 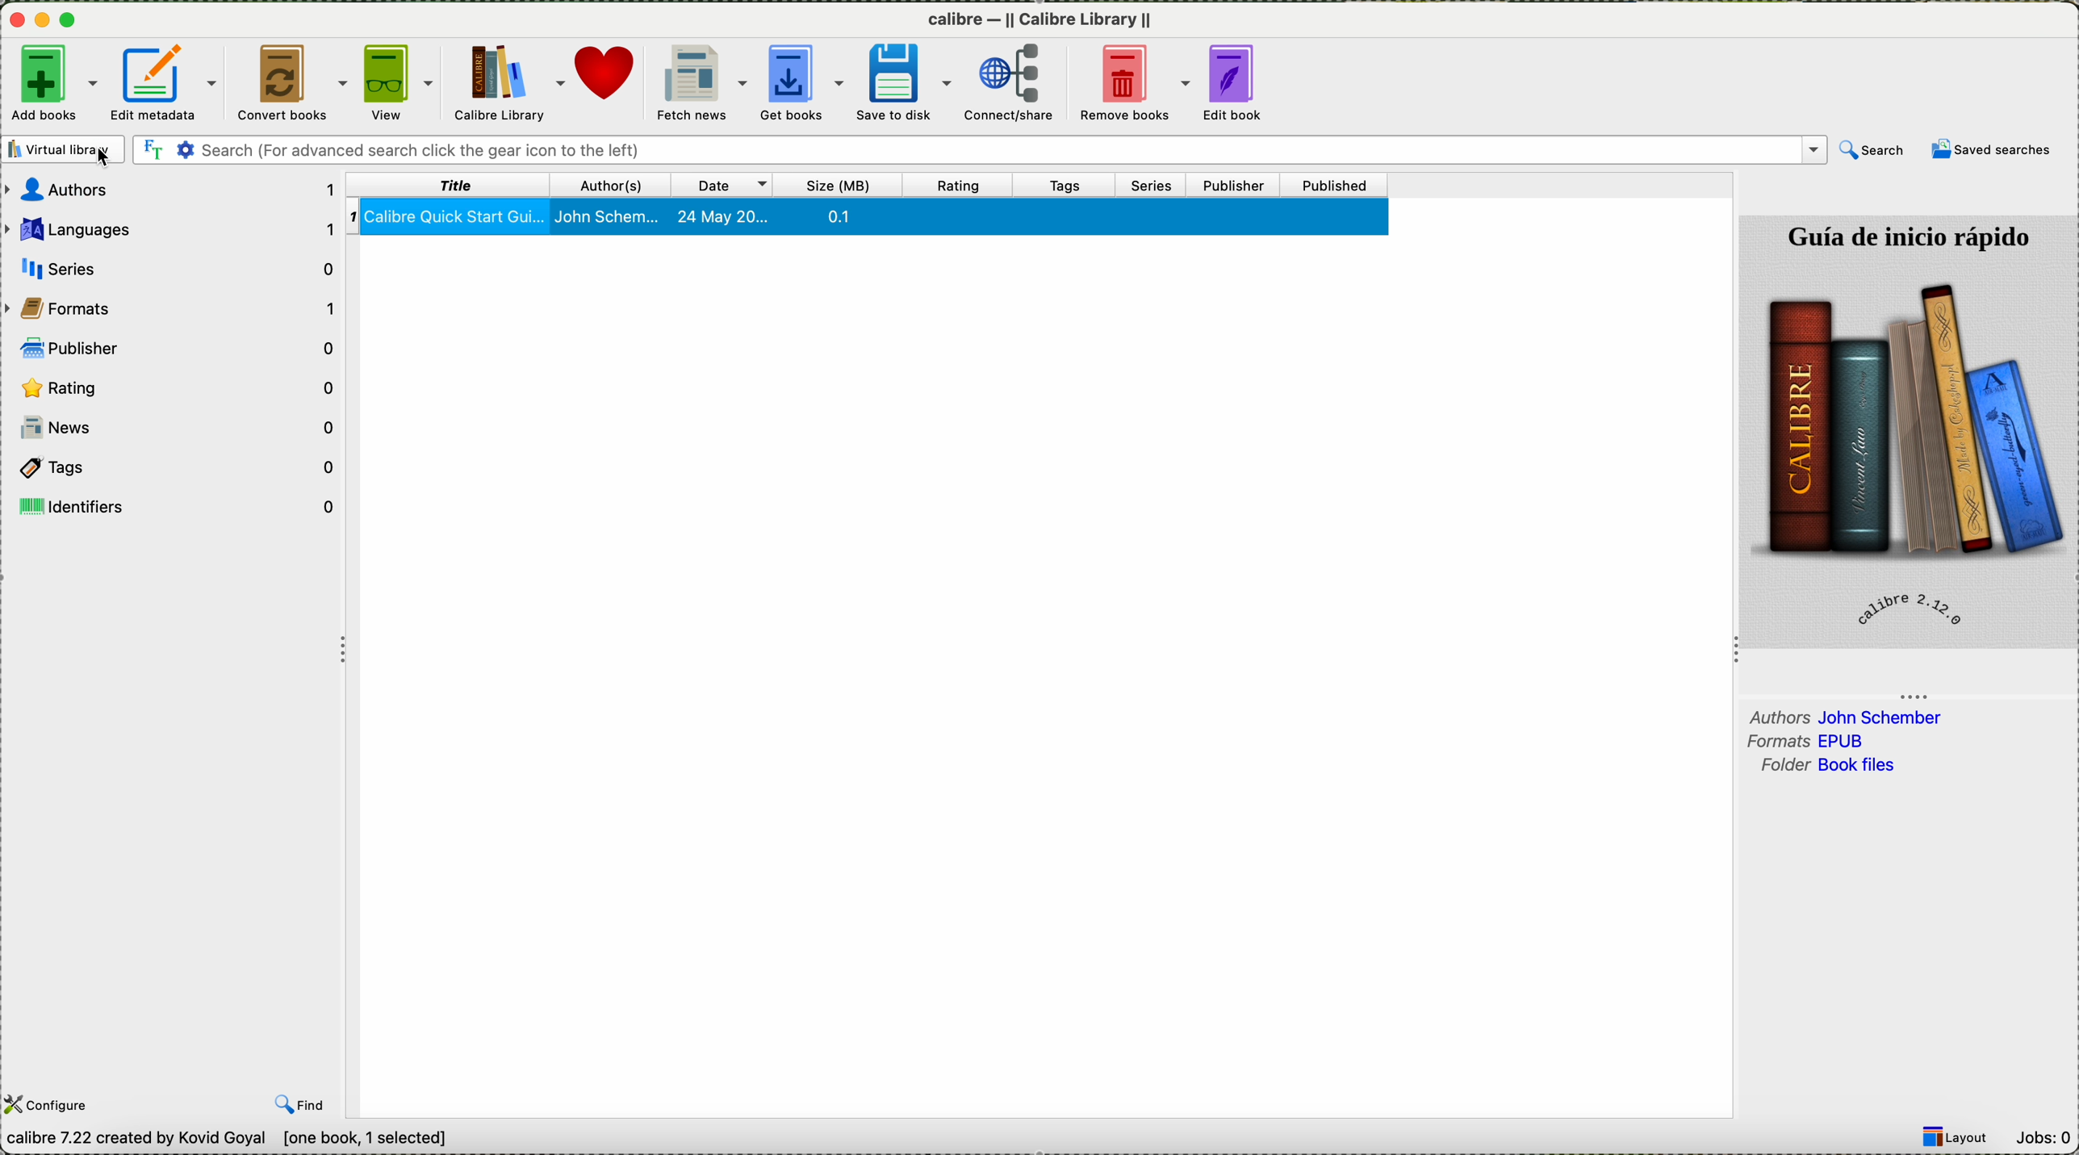 I want to click on configure, so click(x=51, y=1104).